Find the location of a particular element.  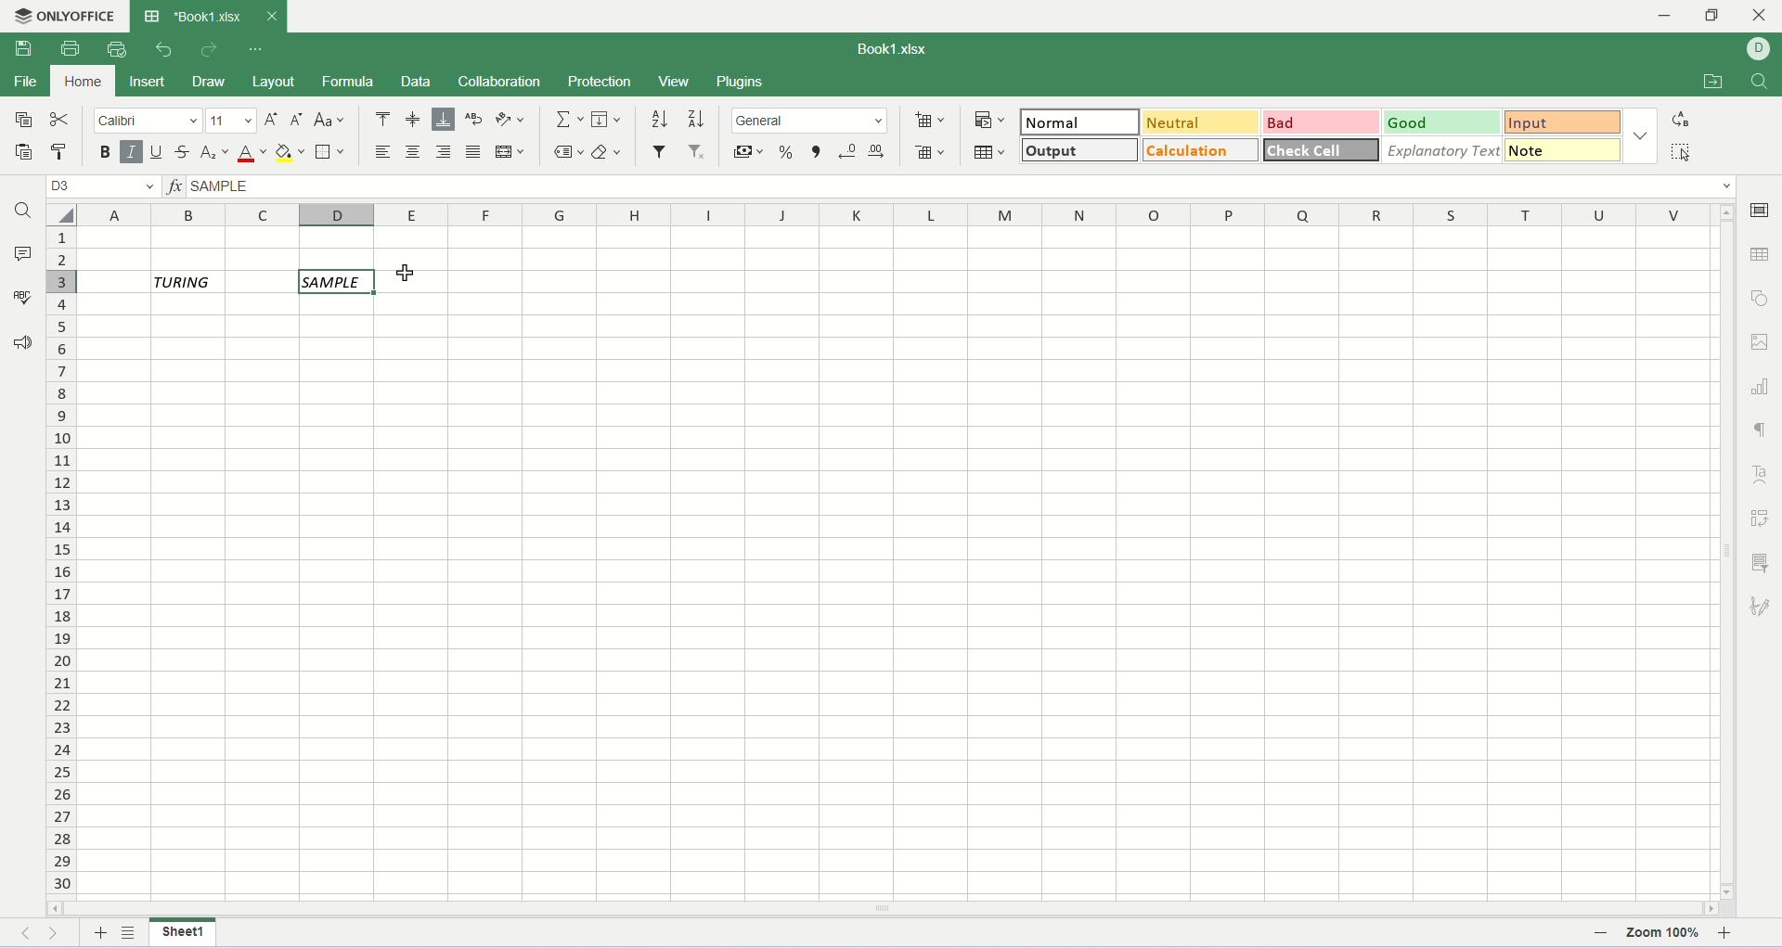

subscript is located at coordinates (215, 153).